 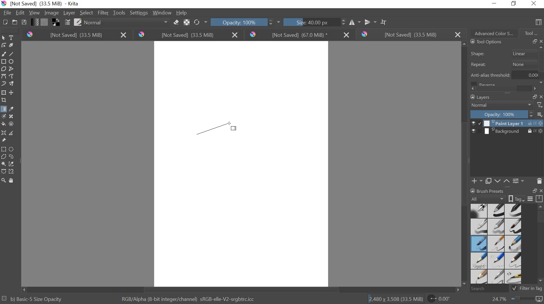 I want to click on polyline, so click(x=13, y=69).